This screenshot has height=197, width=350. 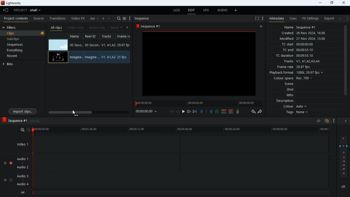 I want to click on black, so click(x=35, y=121).